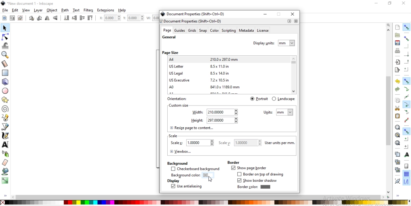 This screenshot has height=206, width=411. What do you see at coordinates (48, 18) in the screenshot?
I see `flip horizontally` at bounding box center [48, 18].